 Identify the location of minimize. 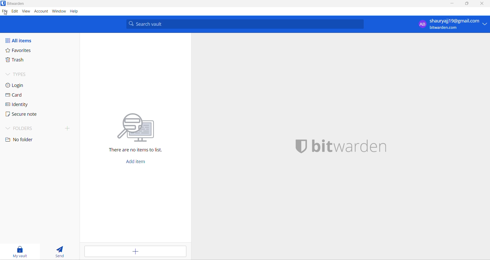
(454, 4).